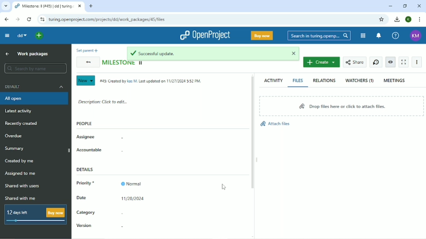 The image size is (426, 239). What do you see at coordinates (390, 62) in the screenshot?
I see `Unwatch work package` at bounding box center [390, 62].